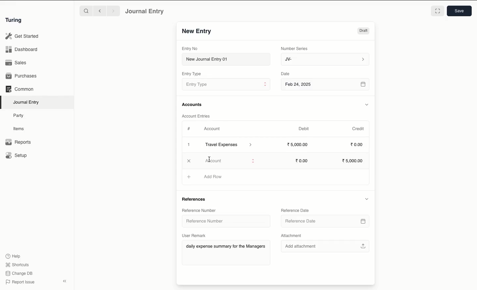 Image resolution: width=477 pixels, height=290 pixels. What do you see at coordinates (18, 142) in the screenshot?
I see `Reports` at bounding box center [18, 142].